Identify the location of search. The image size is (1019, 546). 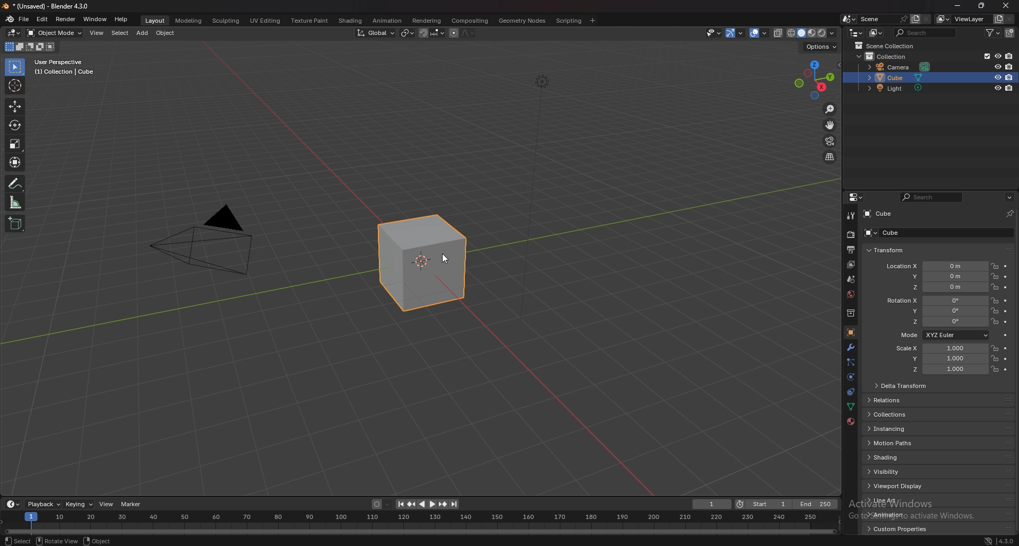
(930, 197).